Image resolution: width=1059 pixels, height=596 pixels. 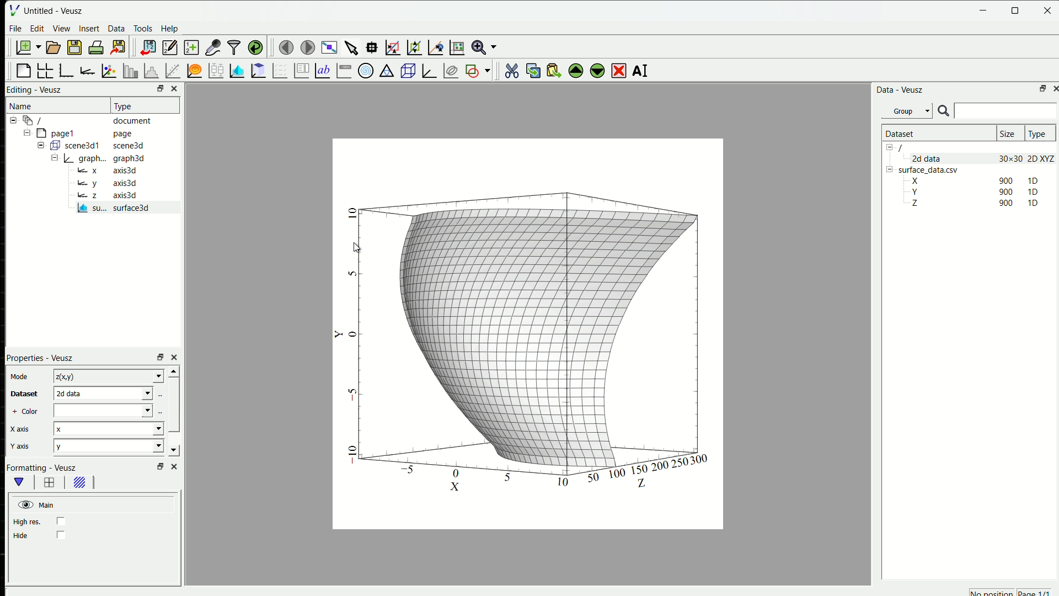 What do you see at coordinates (174, 450) in the screenshot?
I see `scroll down` at bounding box center [174, 450].